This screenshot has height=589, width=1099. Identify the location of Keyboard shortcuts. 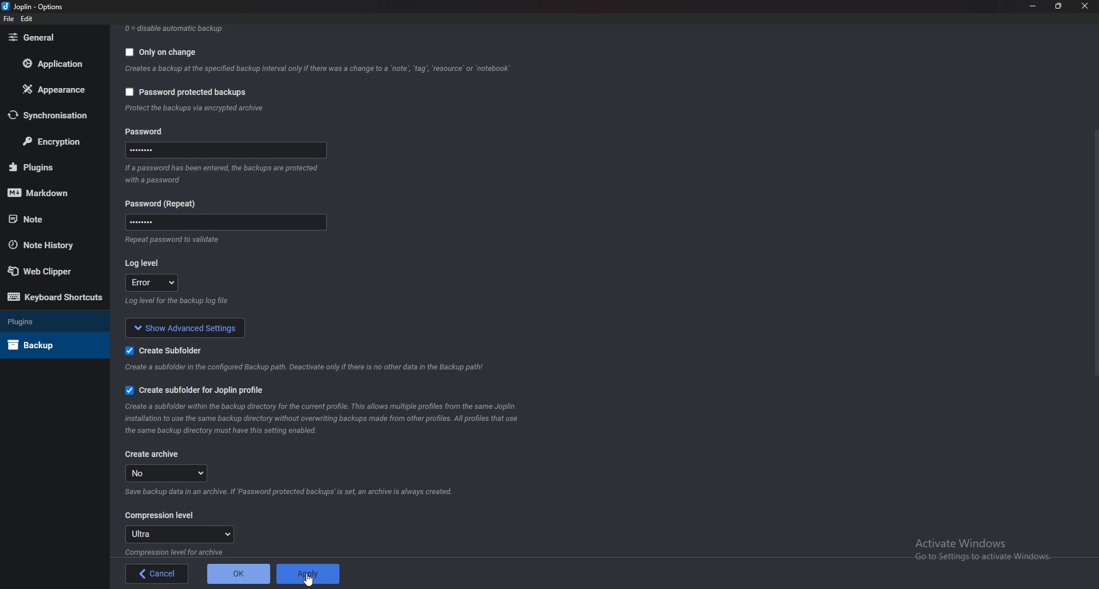
(56, 299).